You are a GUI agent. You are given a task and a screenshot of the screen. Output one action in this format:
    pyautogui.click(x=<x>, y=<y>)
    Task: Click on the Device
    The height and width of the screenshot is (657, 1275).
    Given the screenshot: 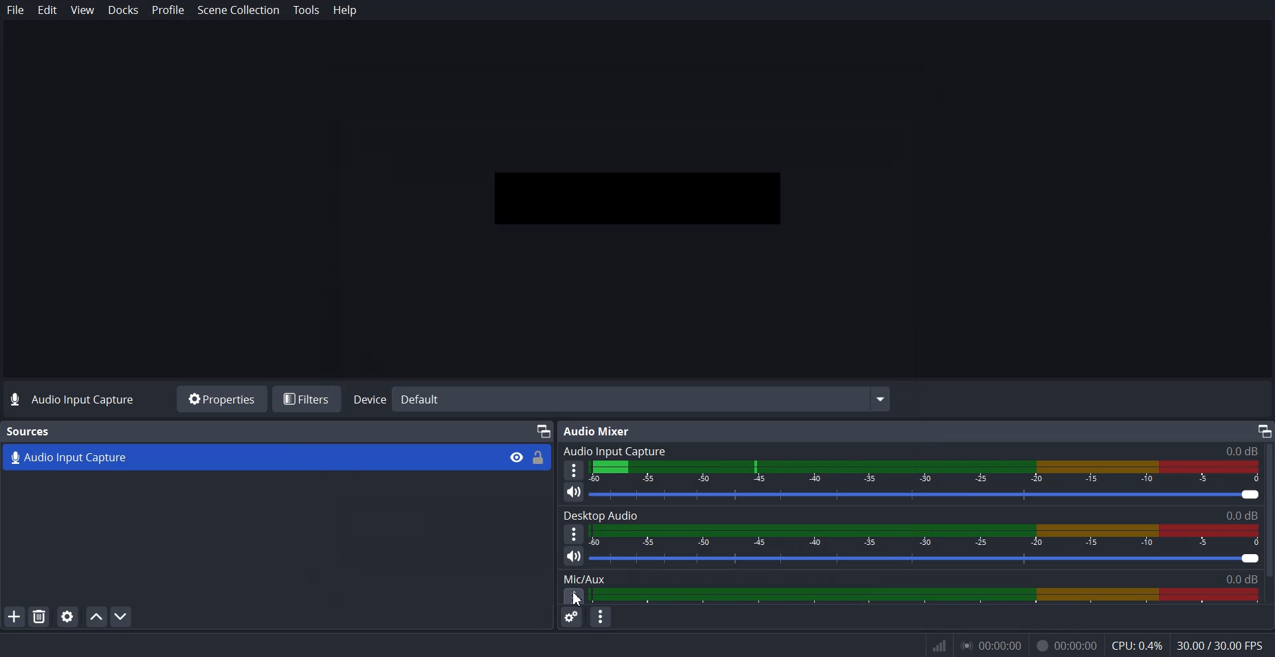 What is the action you would take?
    pyautogui.click(x=372, y=400)
    